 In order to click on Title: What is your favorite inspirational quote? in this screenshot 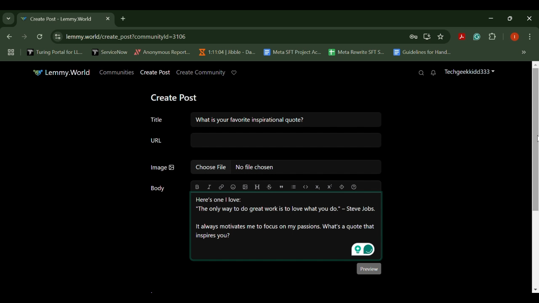, I will do `click(264, 119)`.